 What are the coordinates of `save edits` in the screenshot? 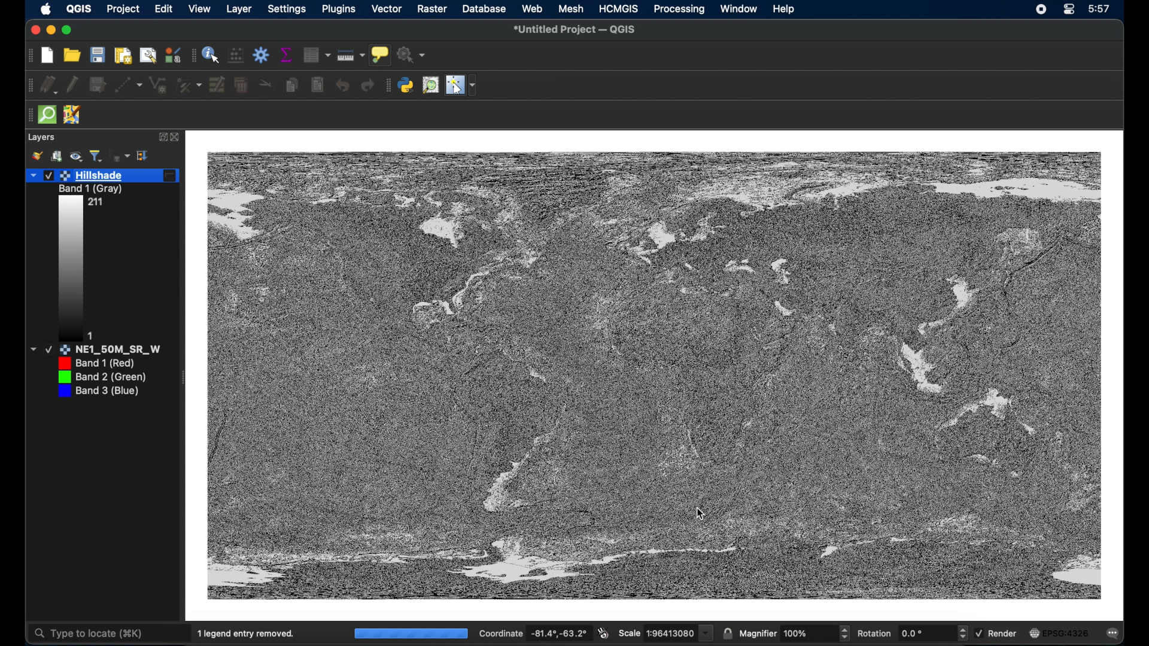 It's located at (98, 85).